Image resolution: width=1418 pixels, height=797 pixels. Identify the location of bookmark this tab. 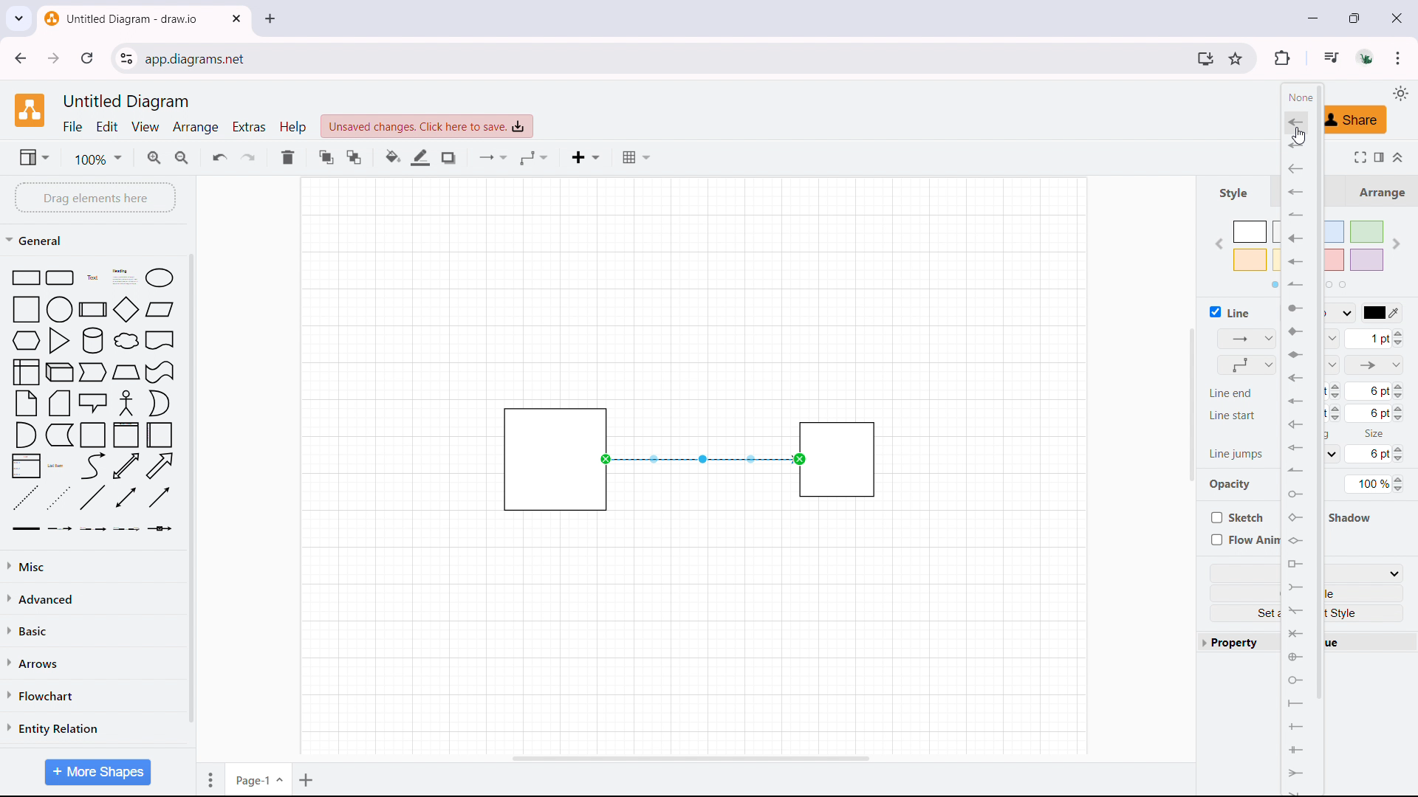
(1235, 58).